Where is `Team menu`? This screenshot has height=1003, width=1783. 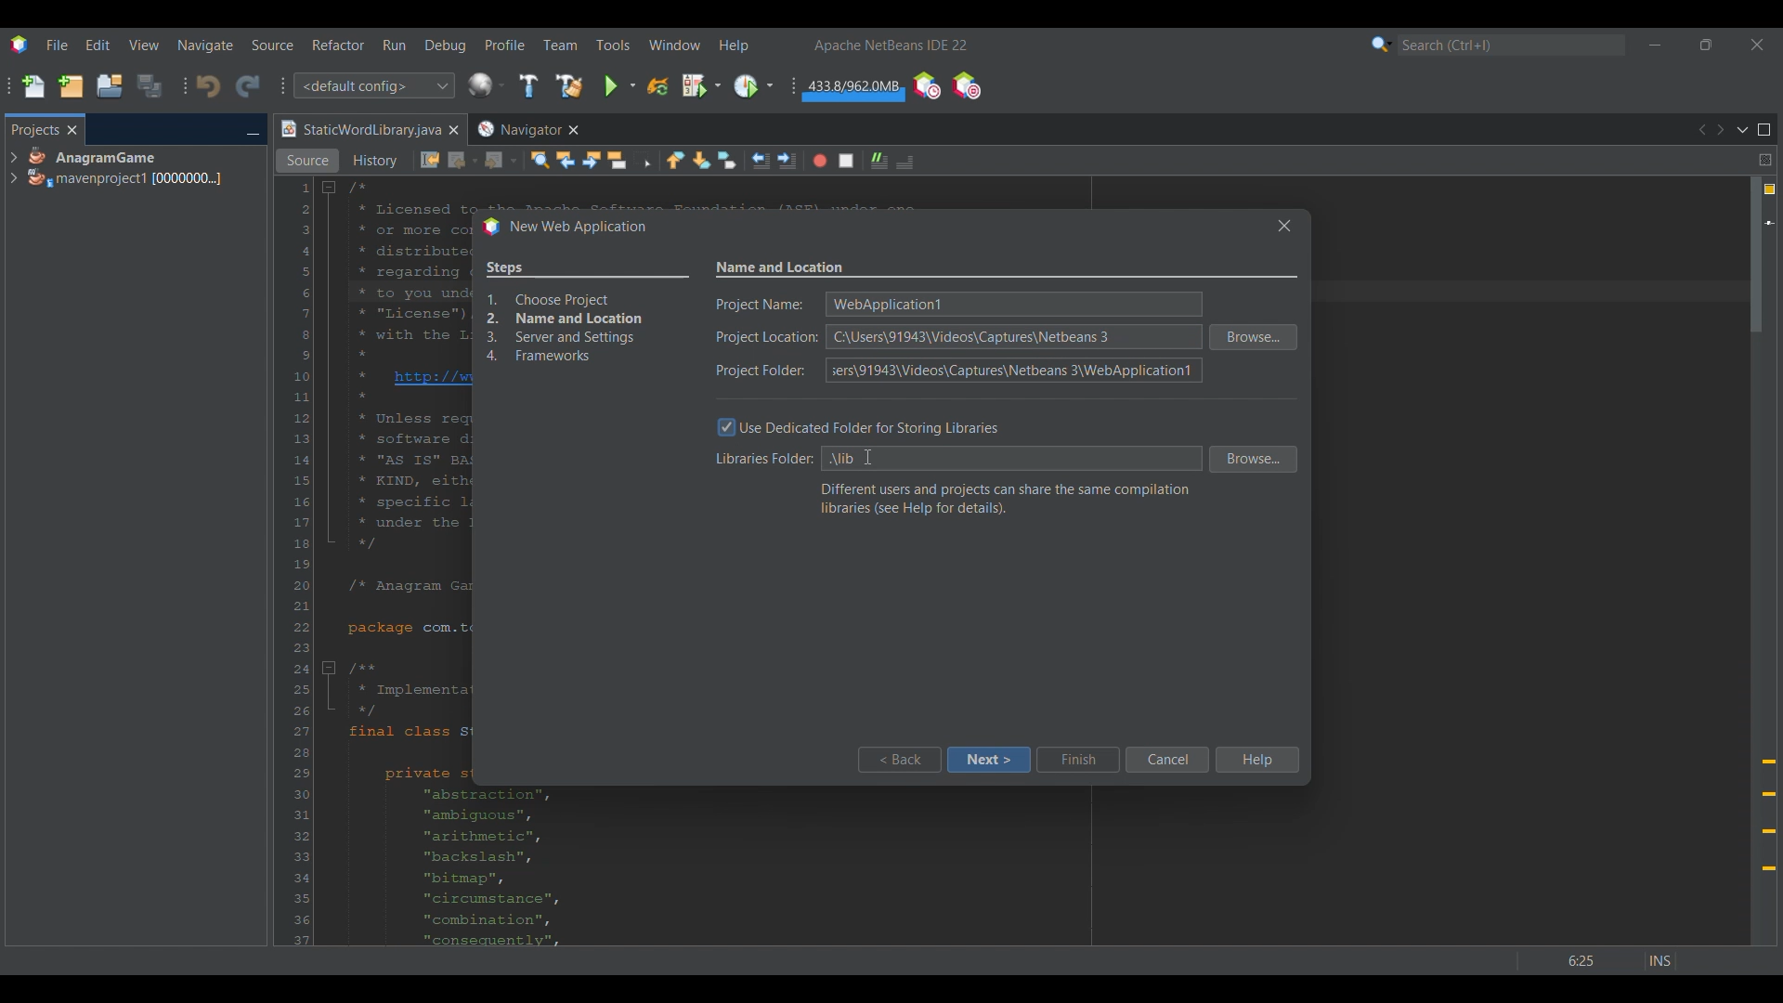
Team menu is located at coordinates (560, 45).